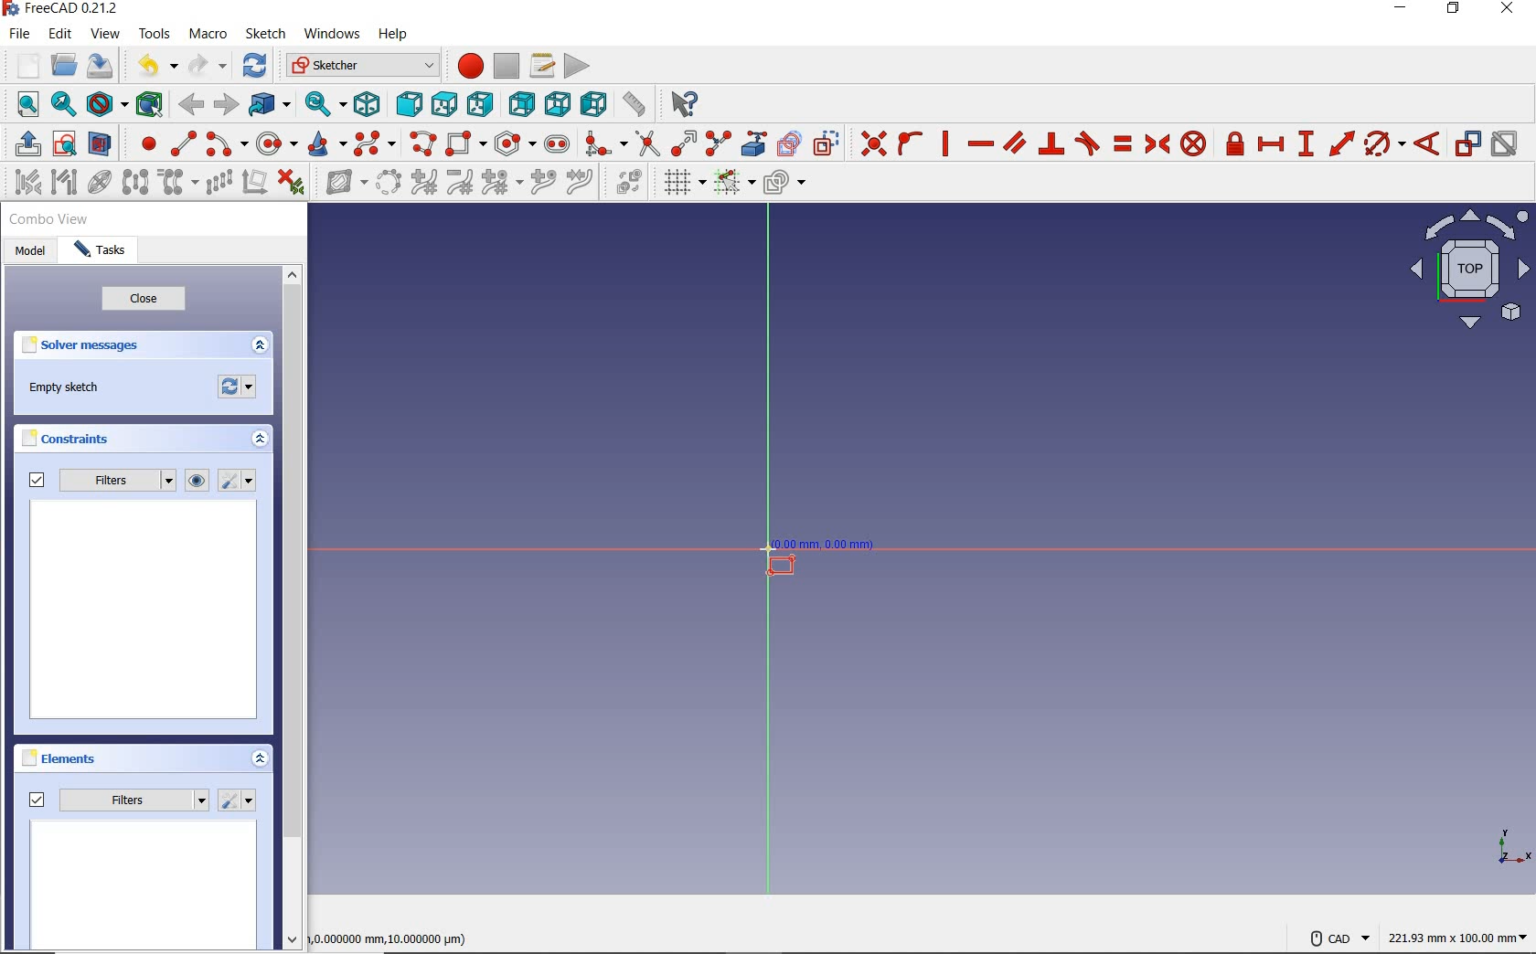 The image size is (1536, 954). I want to click on file, so click(22, 35).